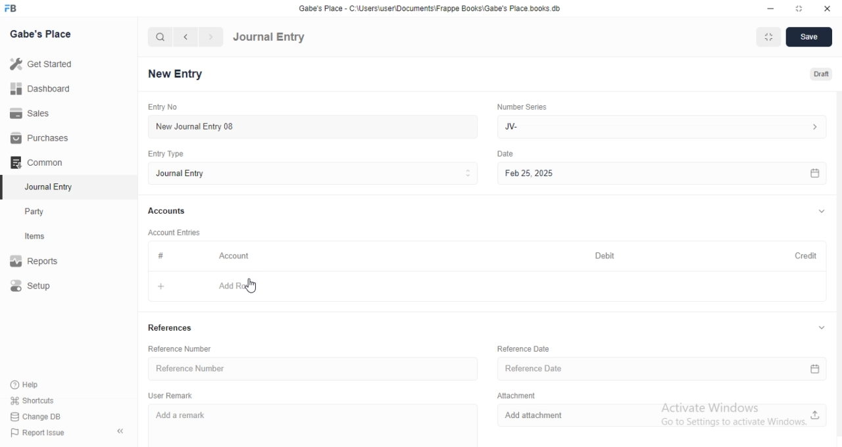  Describe the element at coordinates (45, 66) in the screenshot. I see `Get Started` at that location.